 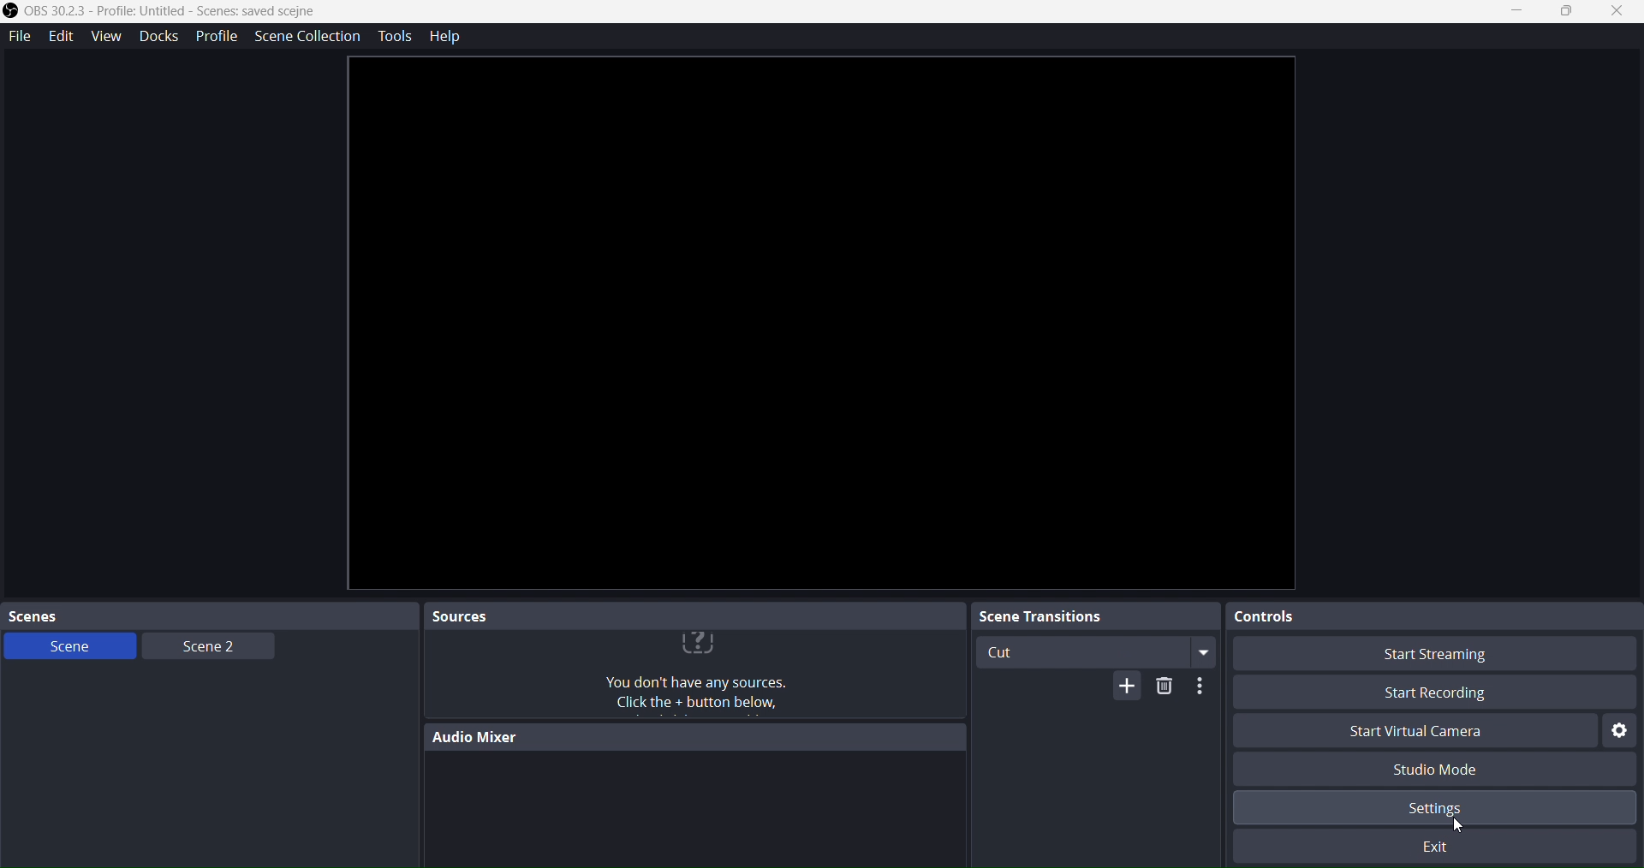 I want to click on File, so click(x=21, y=33).